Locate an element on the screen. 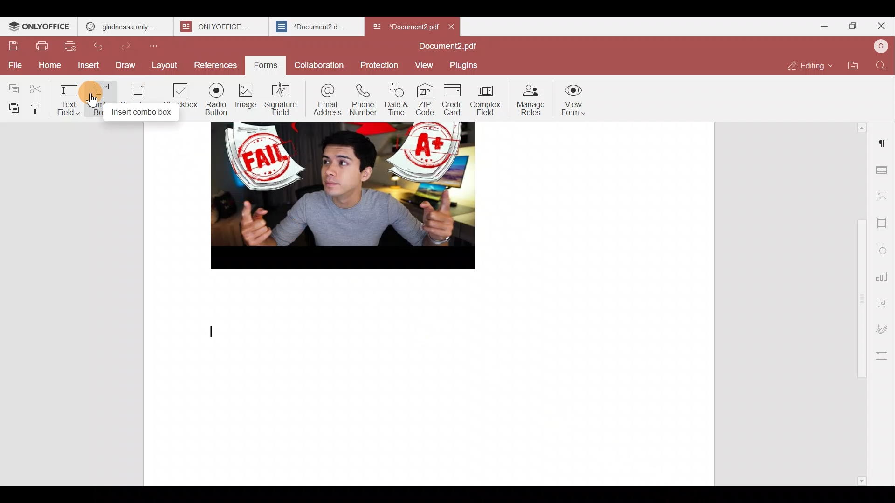 The height and width of the screenshot is (503, 895). text cursor is located at coordinates (210, 328).